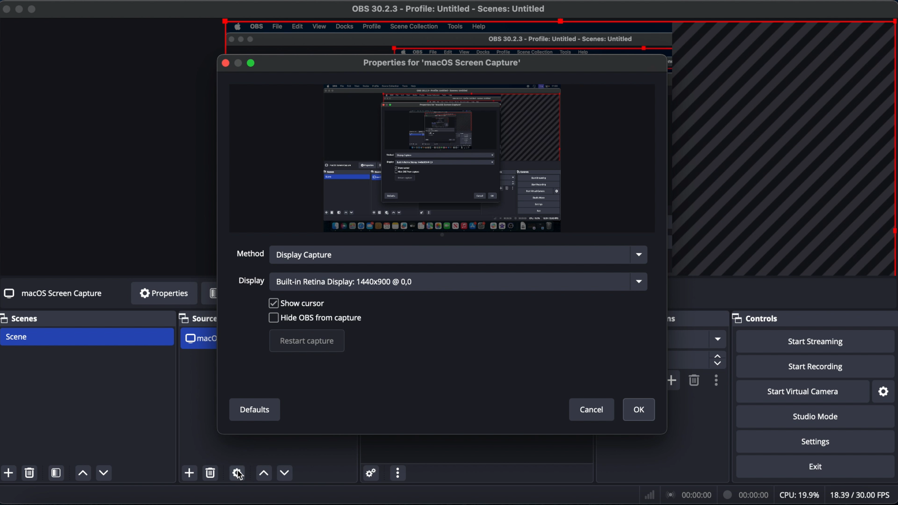  What do you see at coordinates (200, 339) in the screenshot?
I see `macOS screen capture` at bounding box center [200, 339].